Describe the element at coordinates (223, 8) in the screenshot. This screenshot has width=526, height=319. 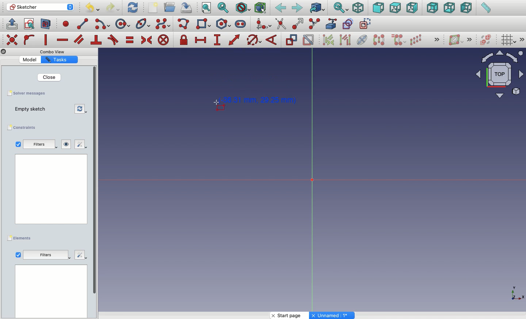
I see `Fit selection` at that location.